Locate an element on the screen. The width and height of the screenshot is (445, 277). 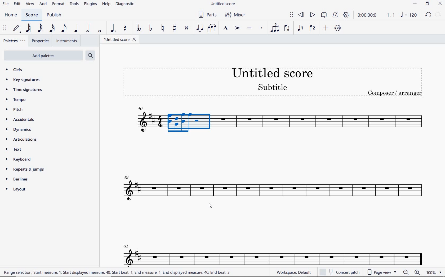
16TH NOTE is located at coordinates (51, 28).